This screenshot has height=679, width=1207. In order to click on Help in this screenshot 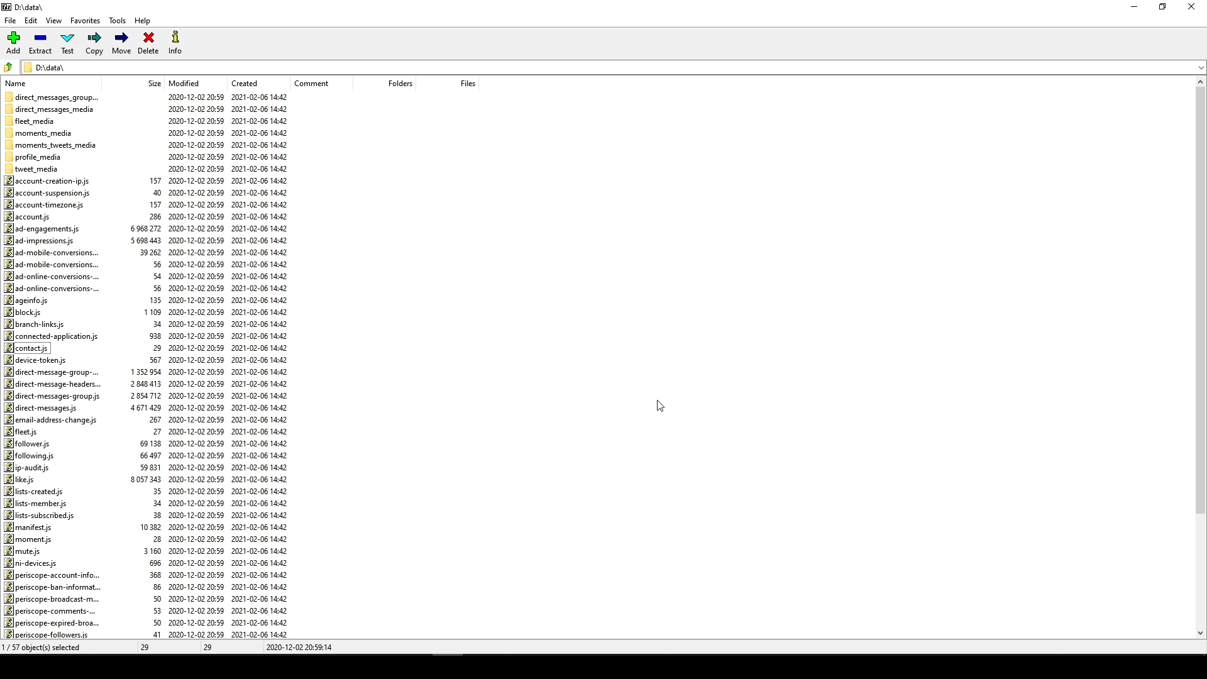, I will do `click(145, 23)`.